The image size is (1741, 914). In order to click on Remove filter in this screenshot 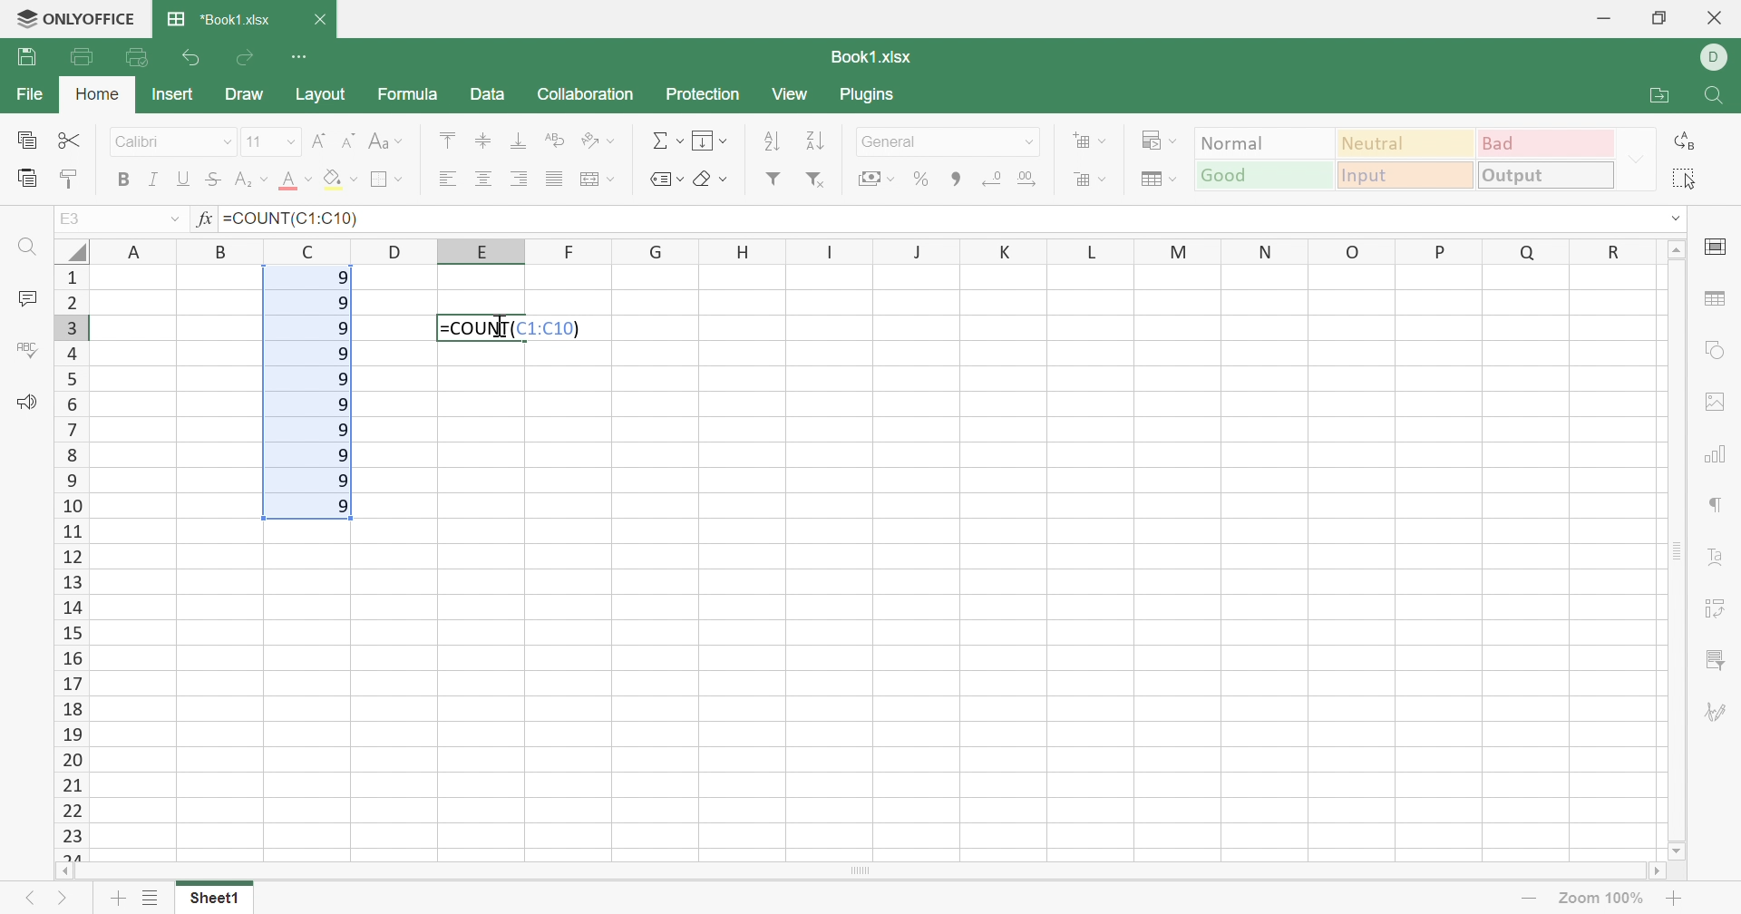, I will do `click(813, 179)`.